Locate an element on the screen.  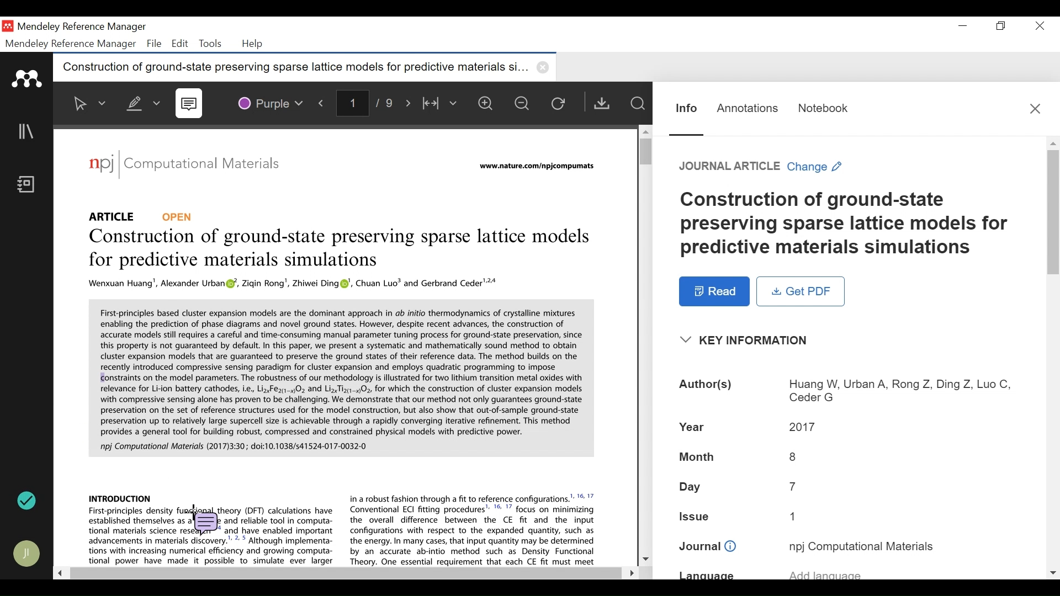
Reload is located at coordinates (563, 105).